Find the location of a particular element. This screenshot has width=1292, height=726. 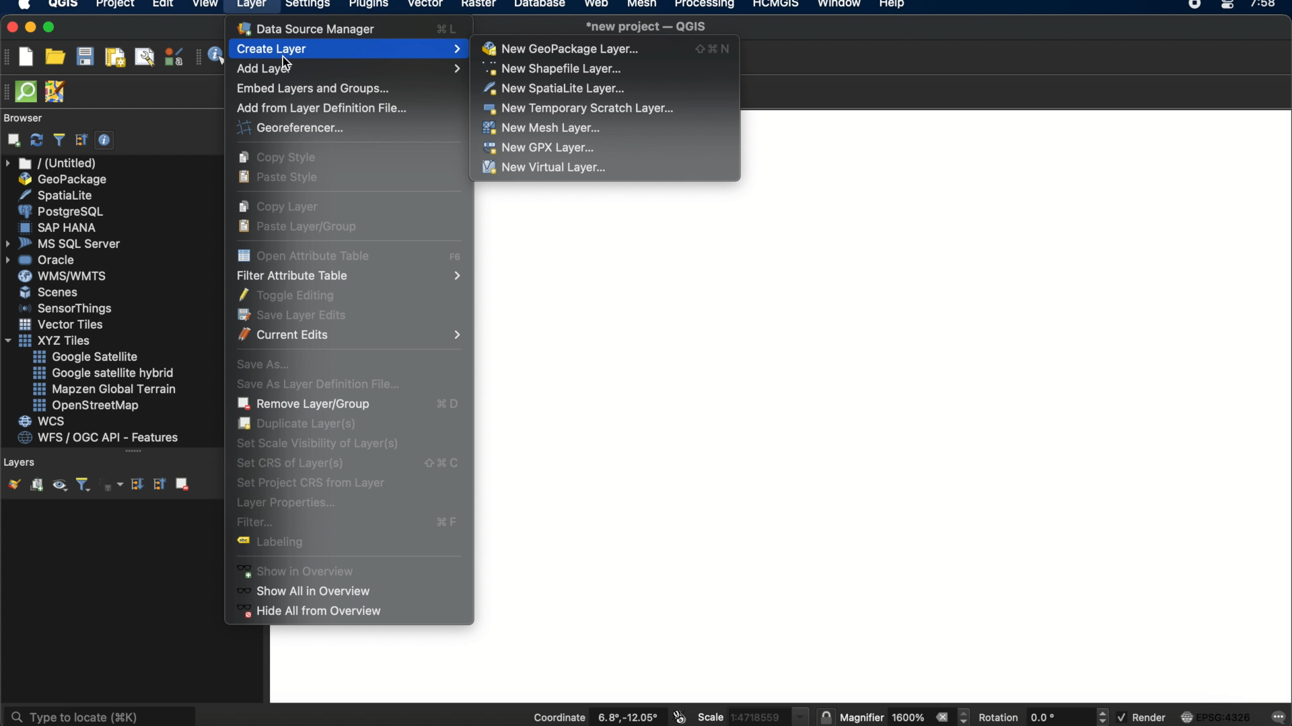

plugins is located at coordinates (369, 6).